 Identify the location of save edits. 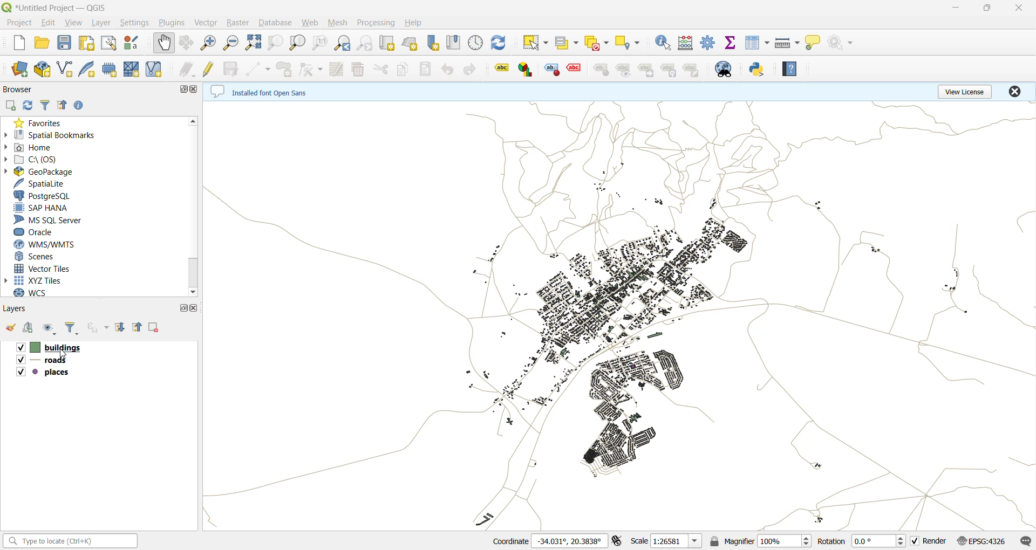
(231, 68).